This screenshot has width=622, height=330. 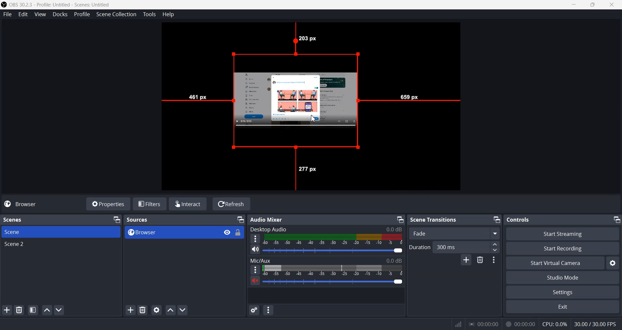 I want to click on Minimize, so click(x=575, y=5).